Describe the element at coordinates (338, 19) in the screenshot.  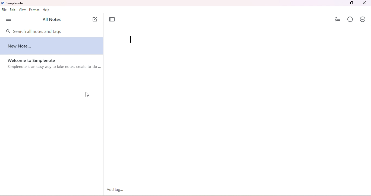
I see `insert checklist` at that location.